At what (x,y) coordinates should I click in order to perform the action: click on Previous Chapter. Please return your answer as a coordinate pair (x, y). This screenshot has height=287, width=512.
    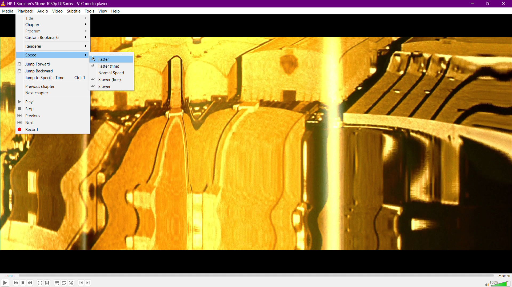
    Looking at the image, I should click on (81, 283).